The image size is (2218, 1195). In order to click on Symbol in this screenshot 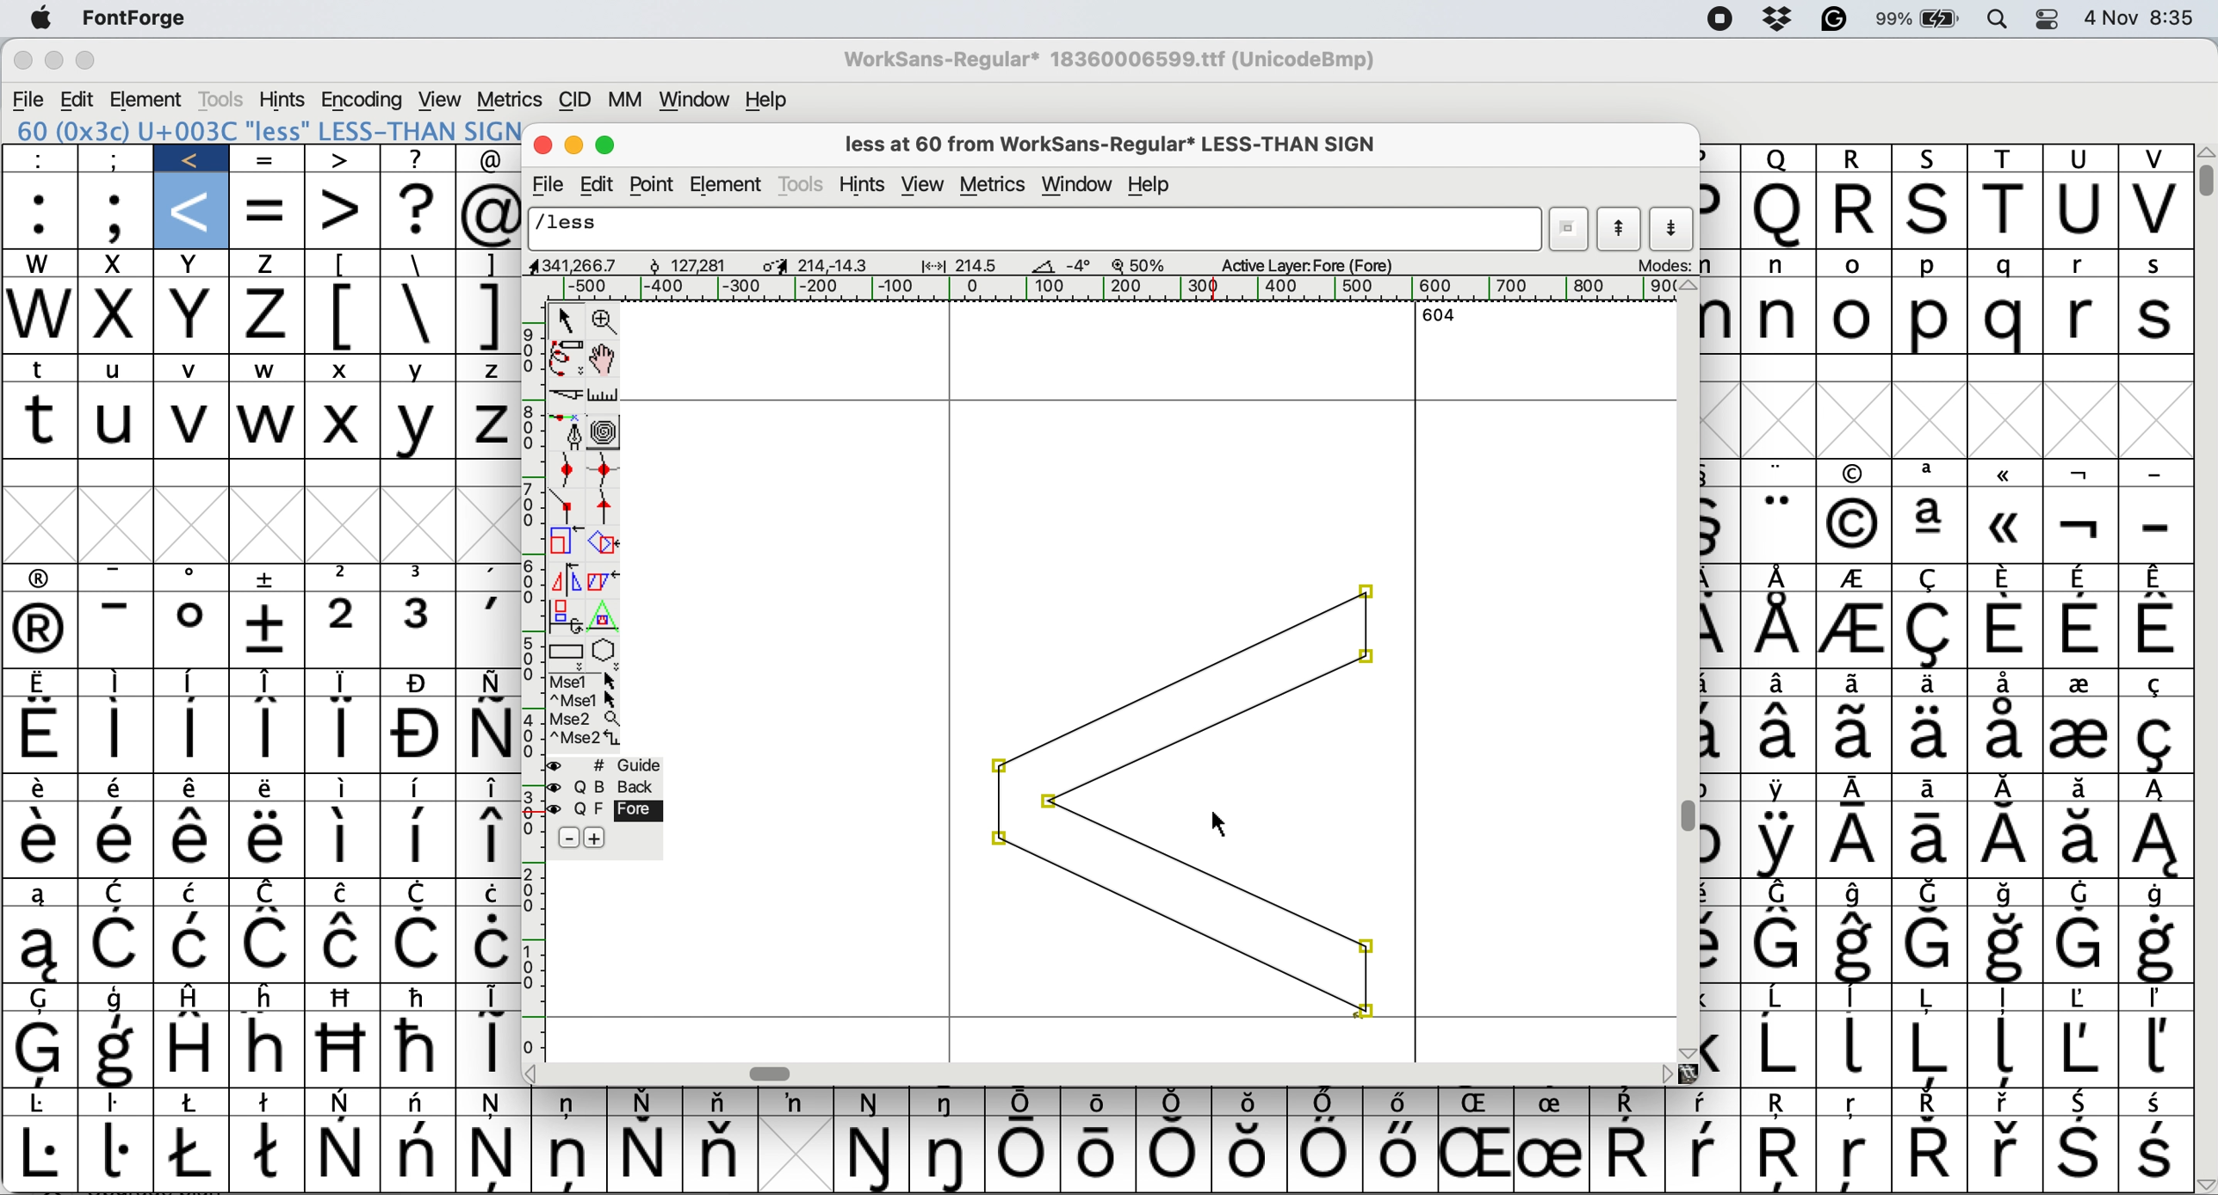, I will do `click(120, 1153)`.